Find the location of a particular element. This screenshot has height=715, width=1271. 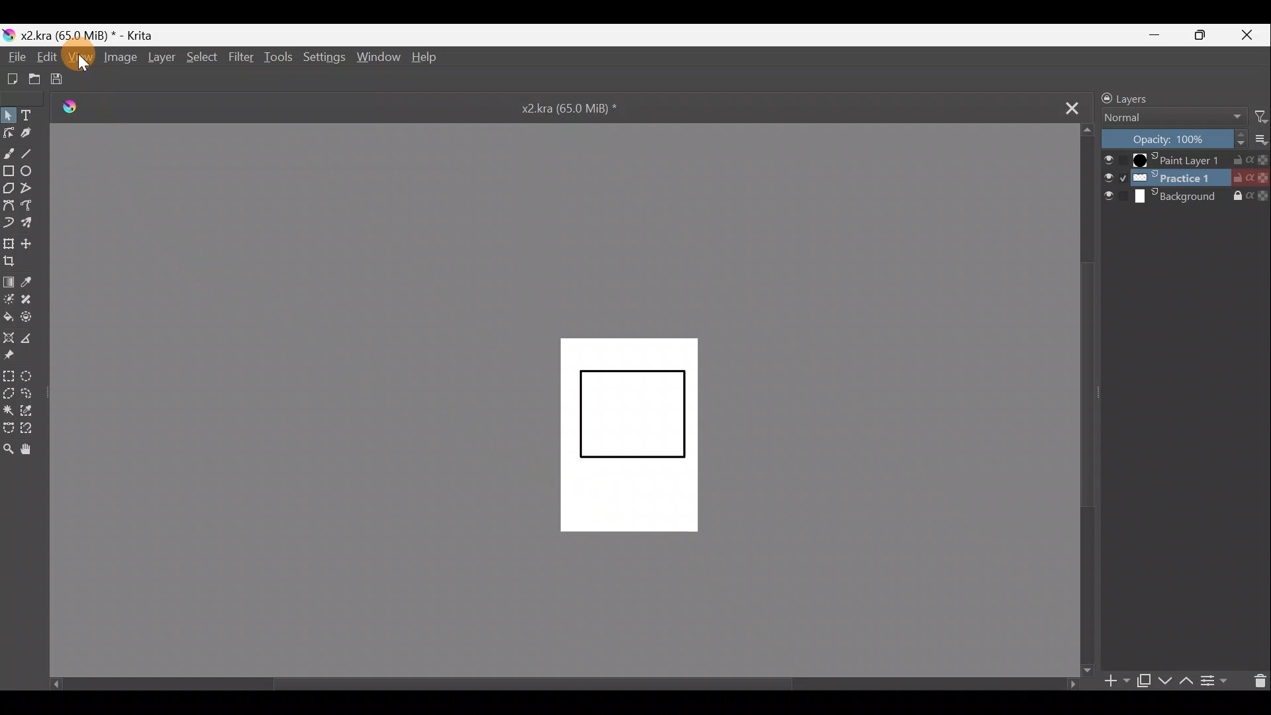

Krita logo is located at coordinates (8, 32).